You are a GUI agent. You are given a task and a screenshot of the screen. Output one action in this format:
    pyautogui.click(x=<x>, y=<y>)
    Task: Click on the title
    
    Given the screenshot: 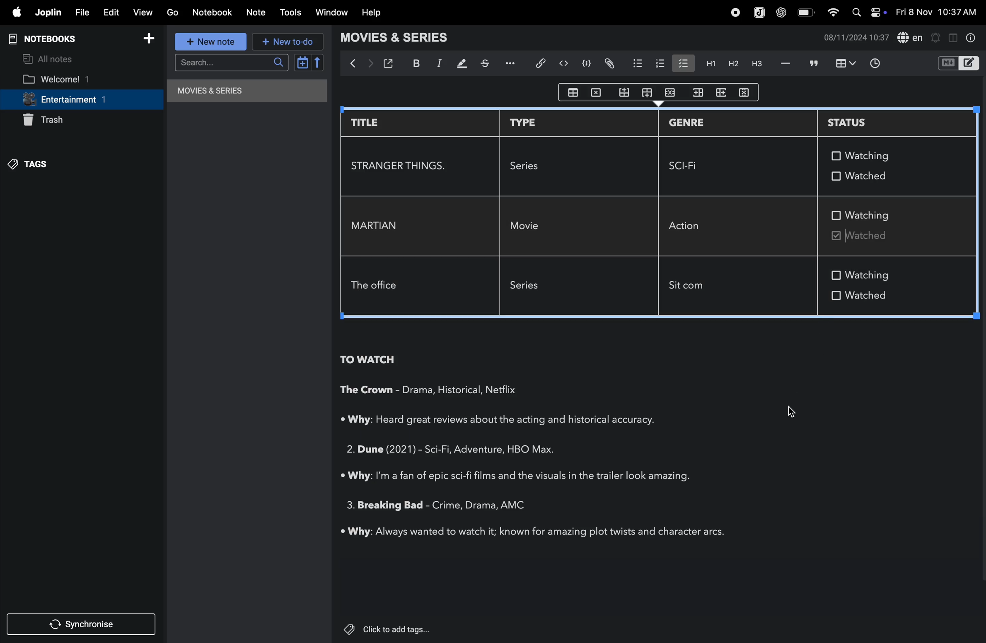 What is the action you would take?
    pyautogui.click(x=383, y=506)
    